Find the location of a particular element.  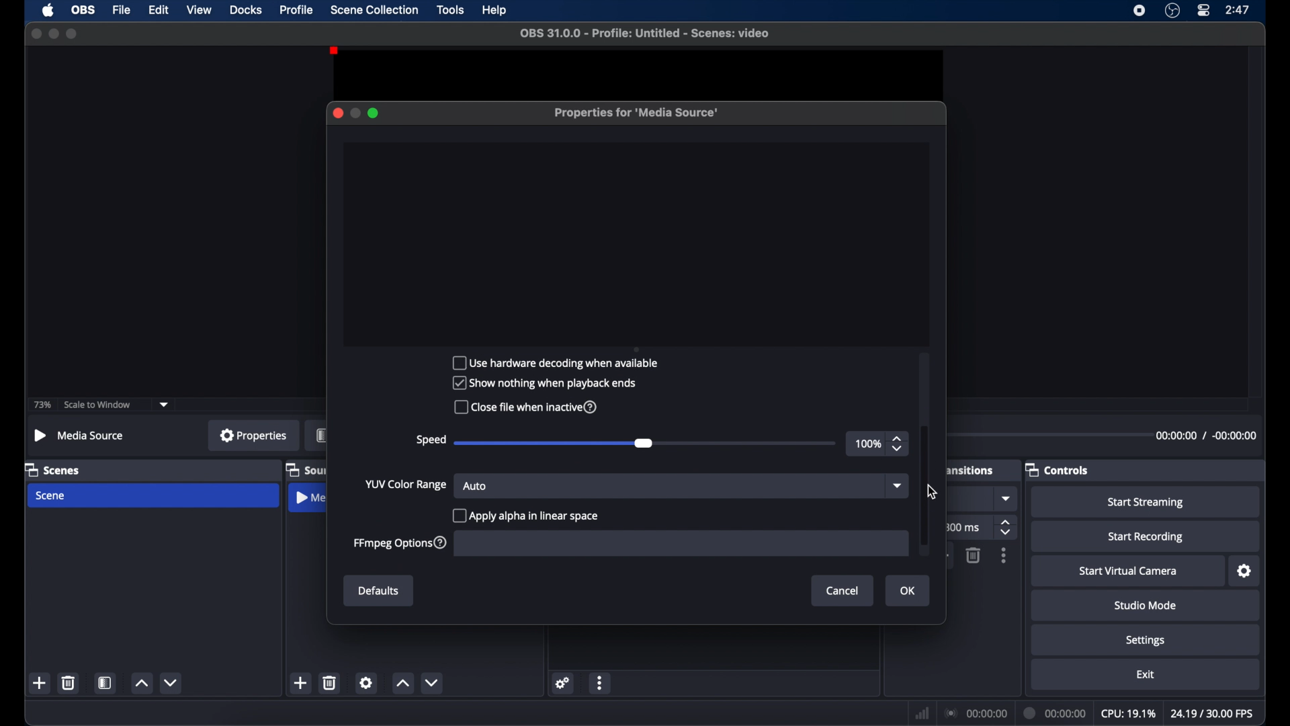

settings is located at coordinates (564, 683).